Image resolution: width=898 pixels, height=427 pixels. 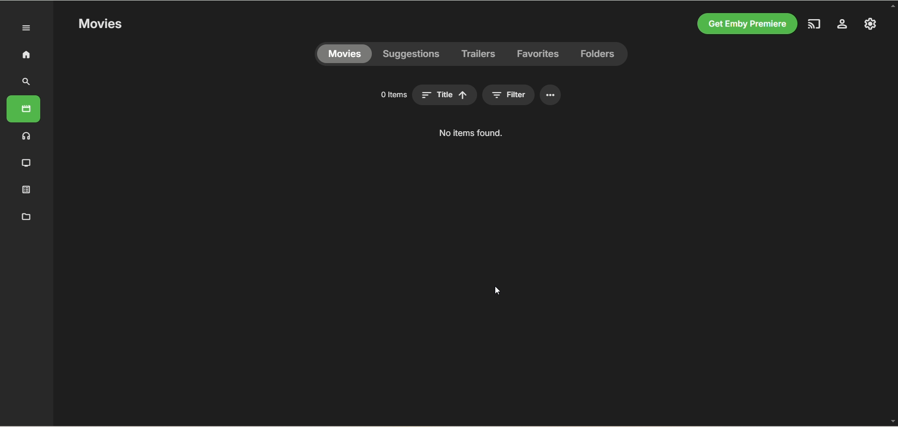 What do you see at coordinates (597, 54) in the screenshot?
I see `folders` at bounding box center [597, 54].